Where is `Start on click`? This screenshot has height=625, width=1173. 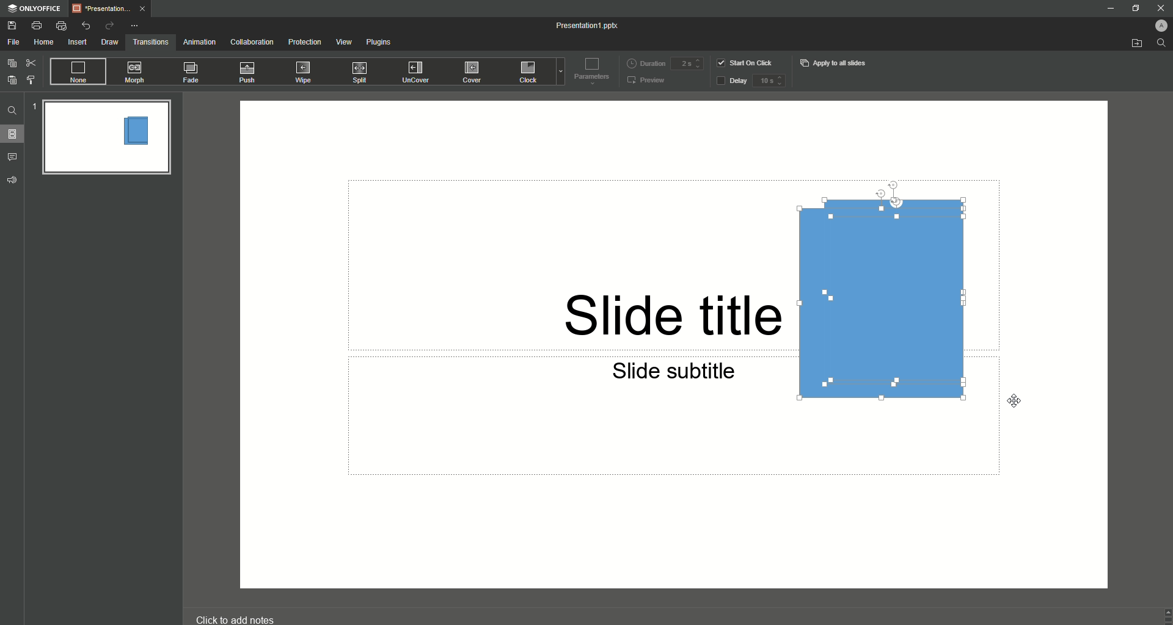
Start on click is located at coordinates (747, 62).